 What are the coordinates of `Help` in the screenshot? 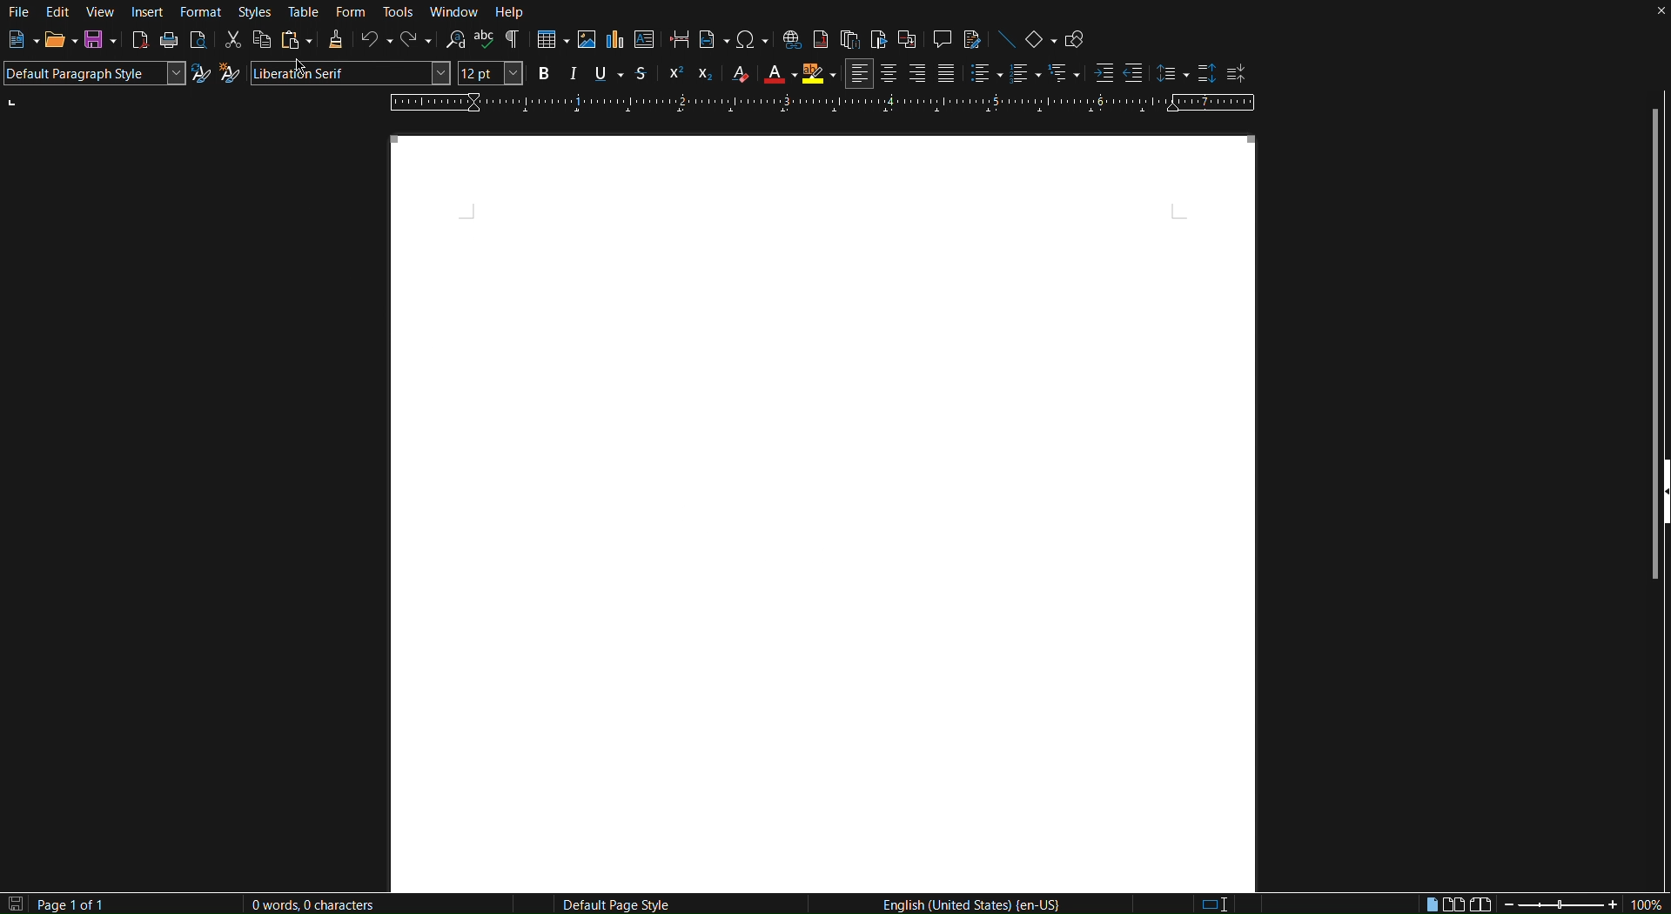 It's located at (514, 13).